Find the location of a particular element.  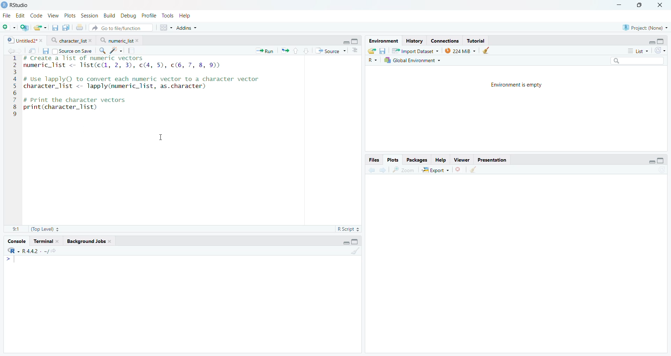

RStudio is located at coordinates (16, 5).